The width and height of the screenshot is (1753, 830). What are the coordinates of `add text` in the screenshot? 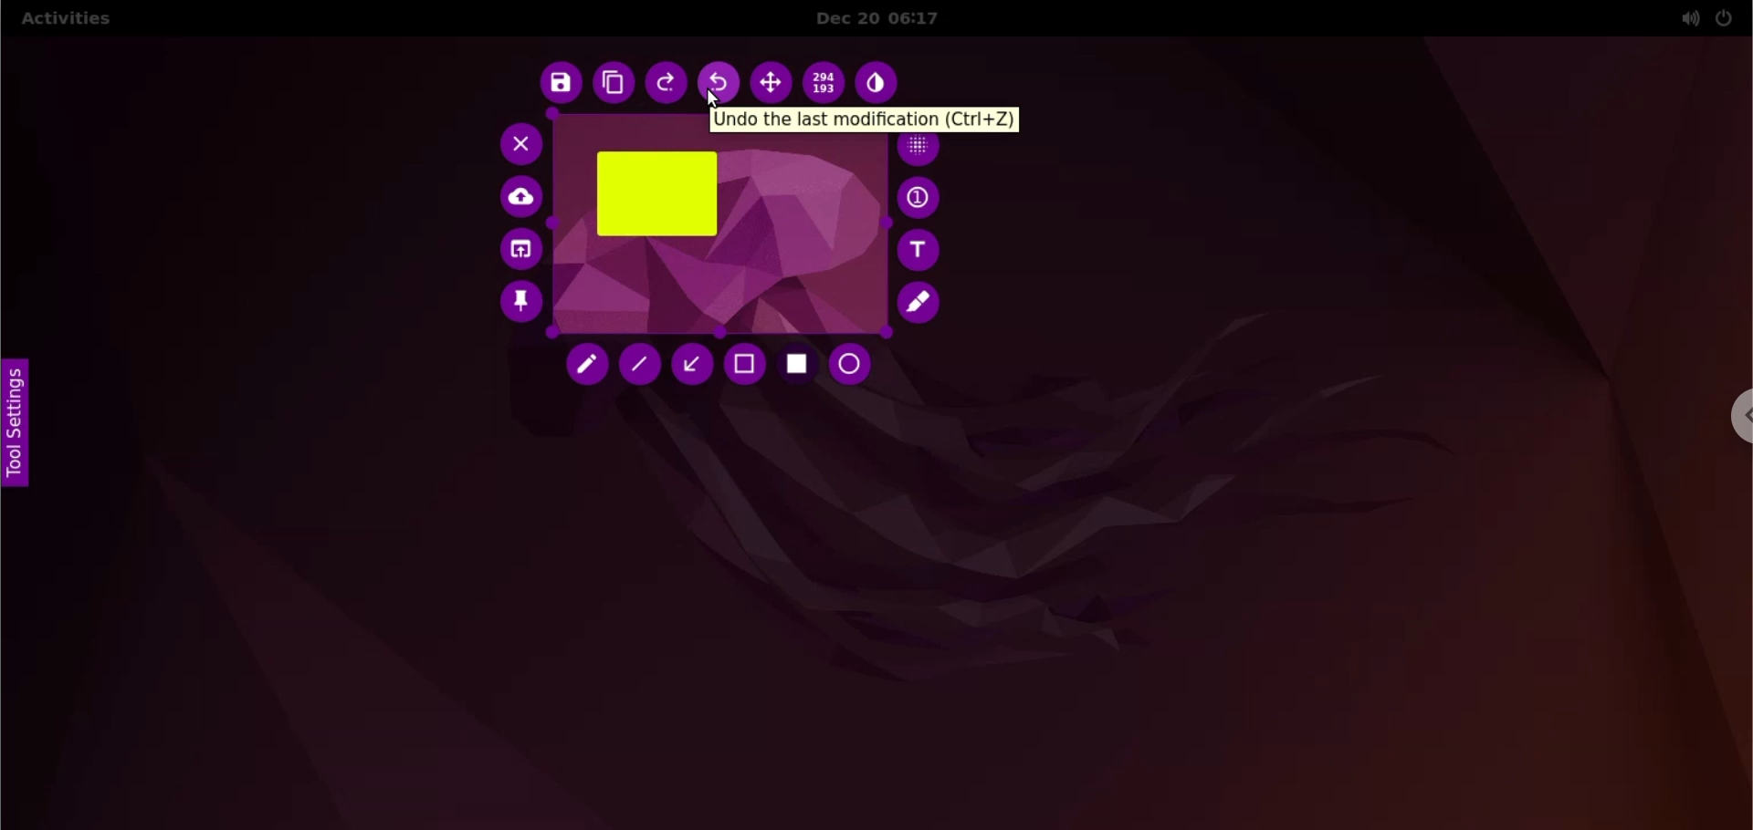 It's located at (921, 250).